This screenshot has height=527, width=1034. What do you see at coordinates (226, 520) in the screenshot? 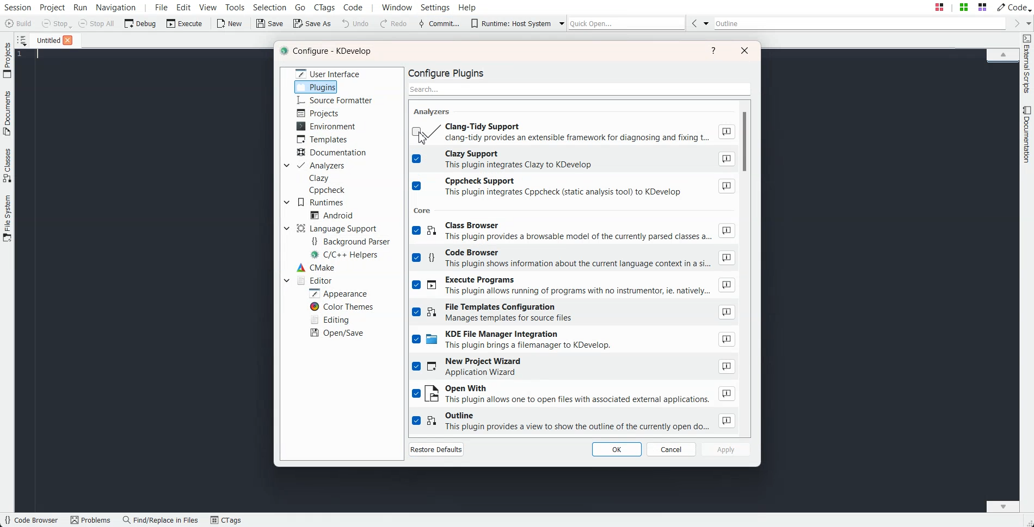
I see `CTags` at bounding box center [226, 520].